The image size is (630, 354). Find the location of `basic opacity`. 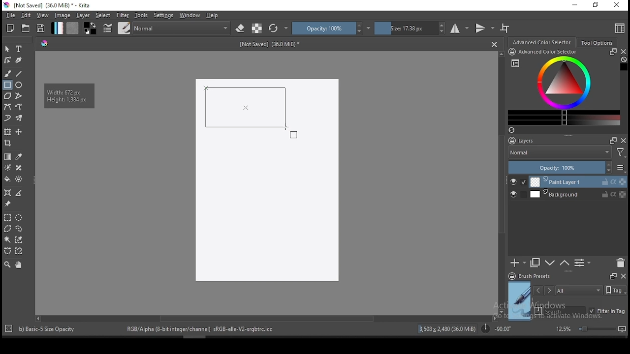

basic opacity is located at coordinates (210, 329).